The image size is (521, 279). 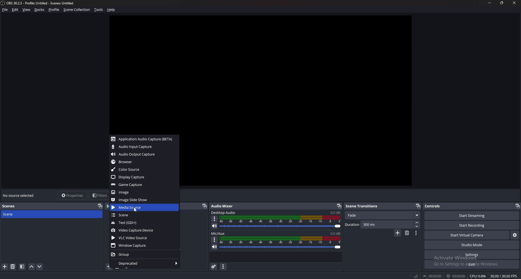 I want to click on Docks, so click(x=40, y=10).